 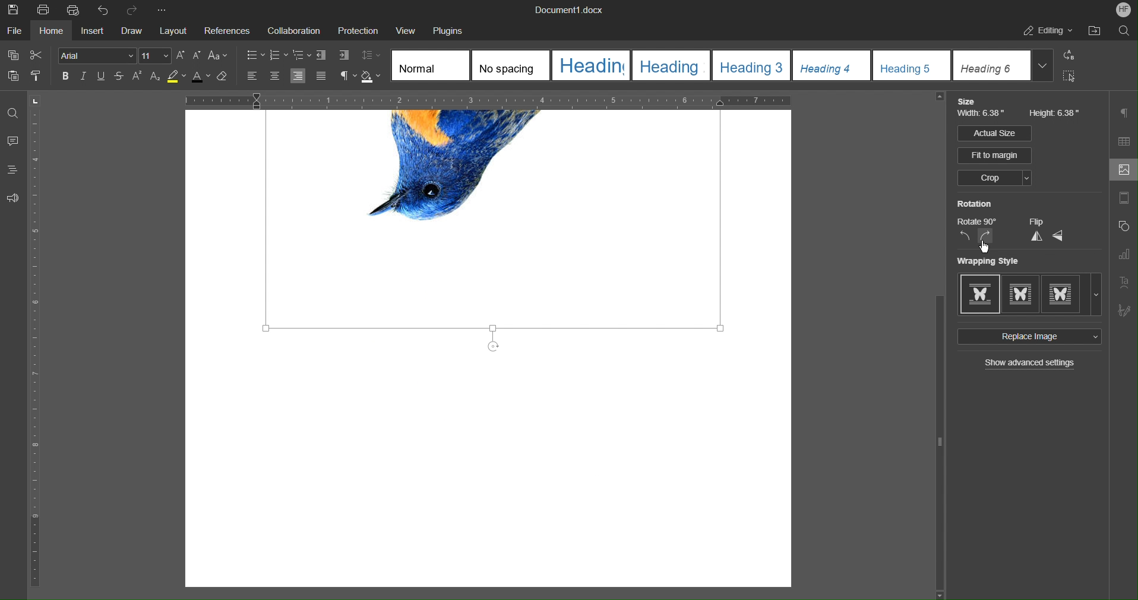 I want to click on Increase Indent, so click(x=340, y=55).